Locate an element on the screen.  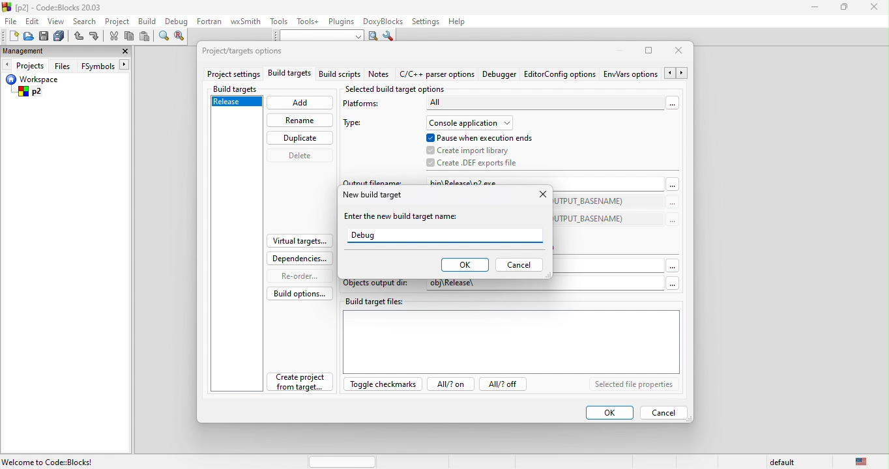
debugger is located at coordinates (501, 74).